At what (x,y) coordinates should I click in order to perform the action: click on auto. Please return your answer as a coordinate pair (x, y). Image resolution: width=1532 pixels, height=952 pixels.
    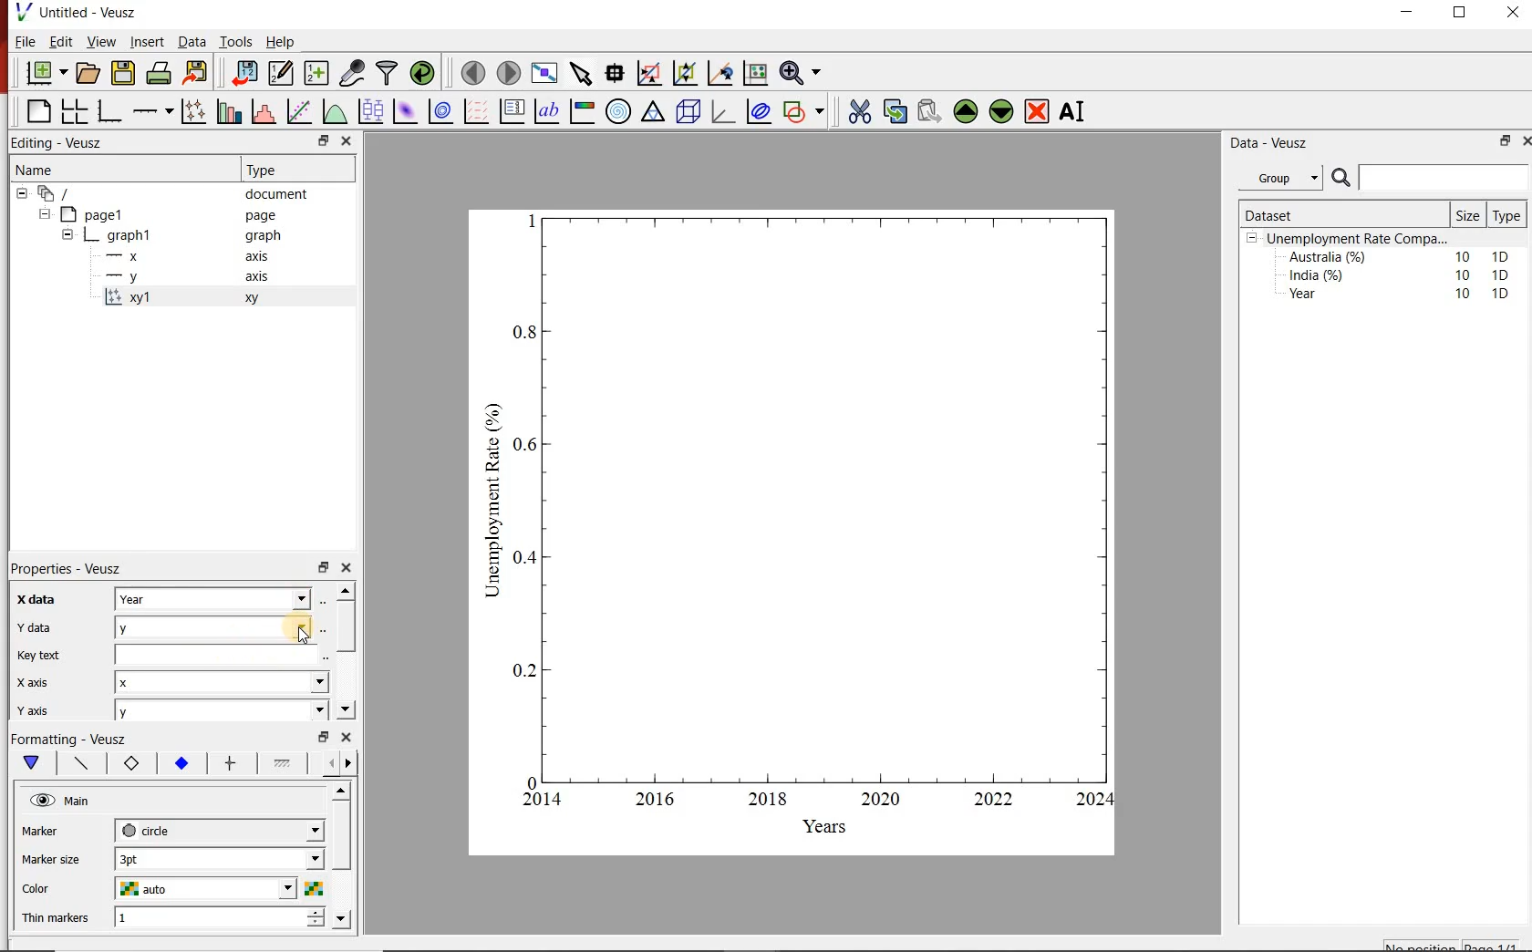
    Looking at the image, I should click on (208, 889).